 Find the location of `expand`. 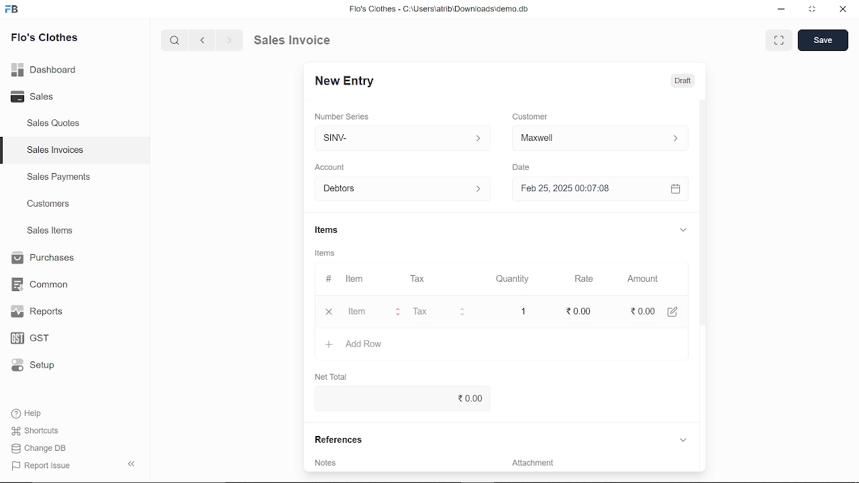

expand is located at coordinates (780, 40).